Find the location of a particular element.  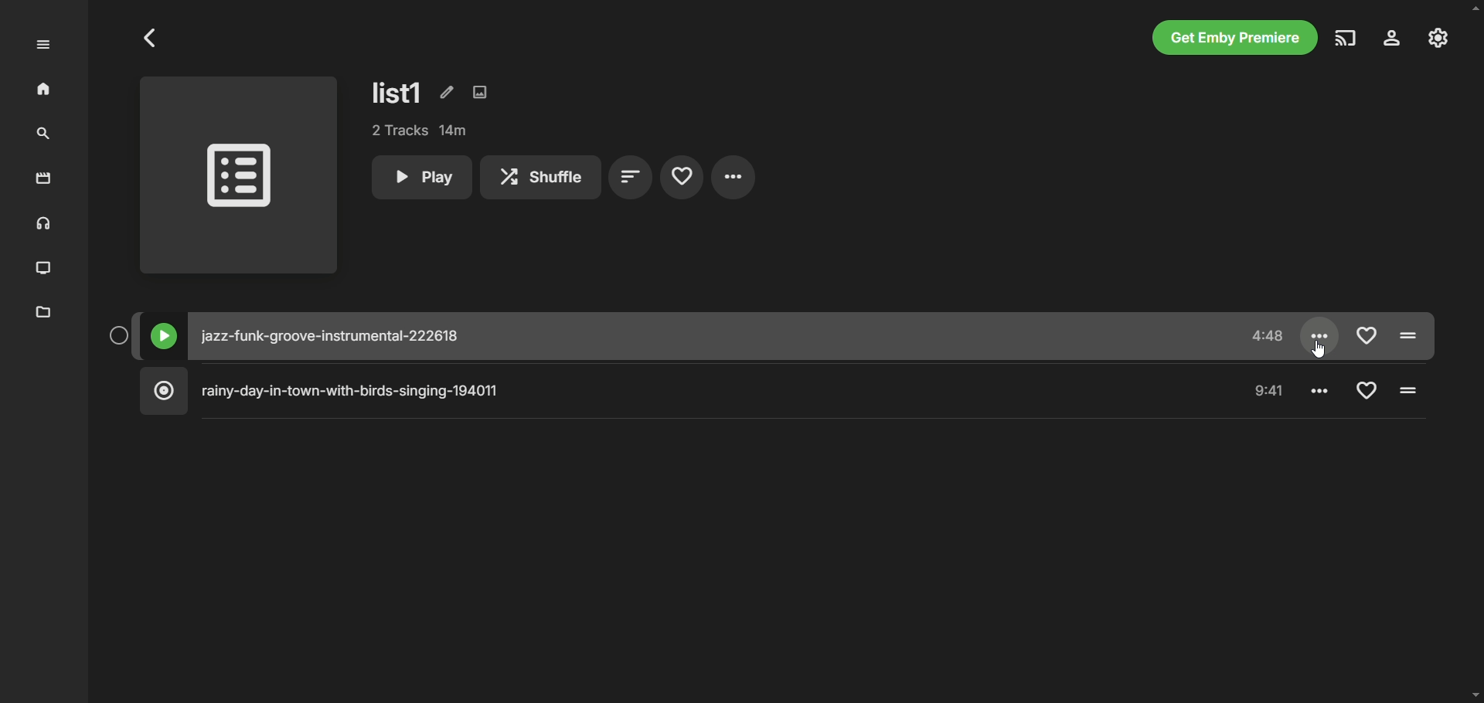

settings is located at coordinates (733, 177).